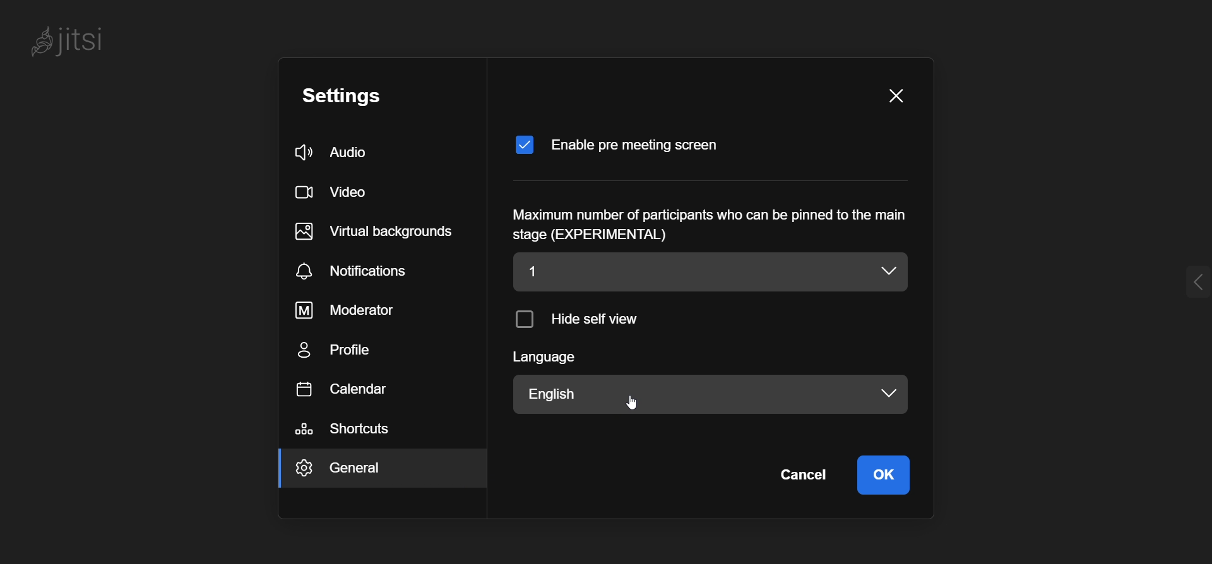 This screenshot has height=564, width=1212. What do you see at coordinates (343, 353) in the screenshot?
I see `profile` at bounding box center [343, 353].